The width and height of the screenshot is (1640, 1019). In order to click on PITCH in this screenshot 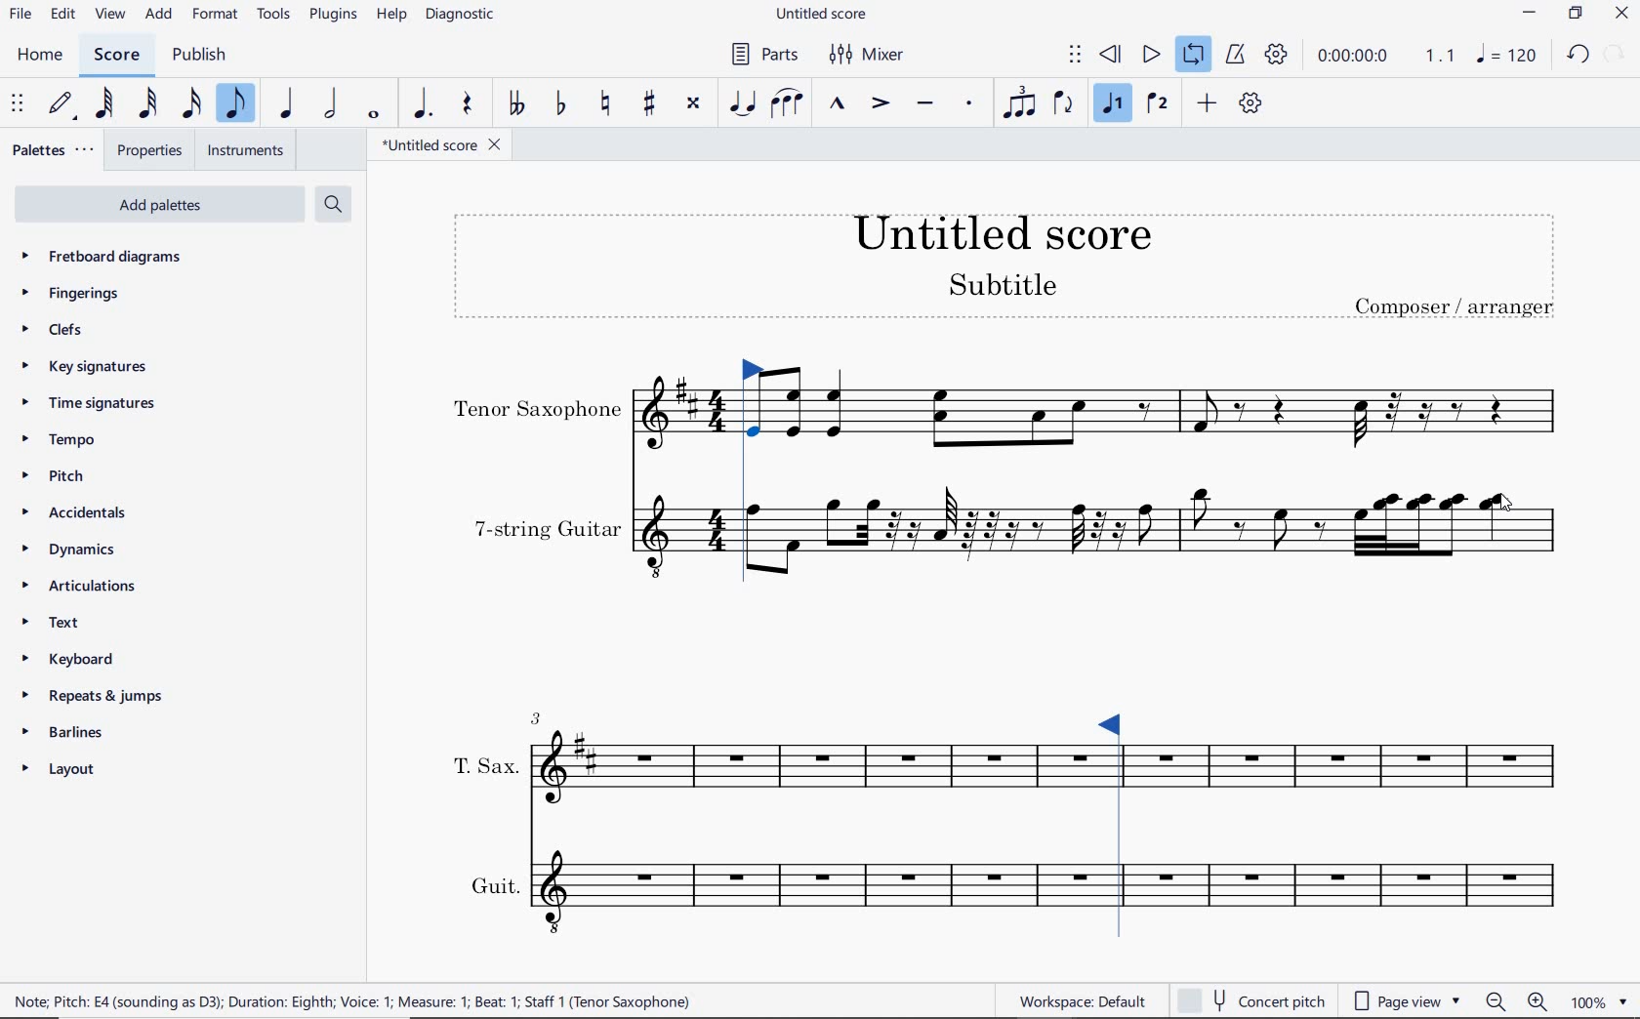, I will do `click(51, 476)`.